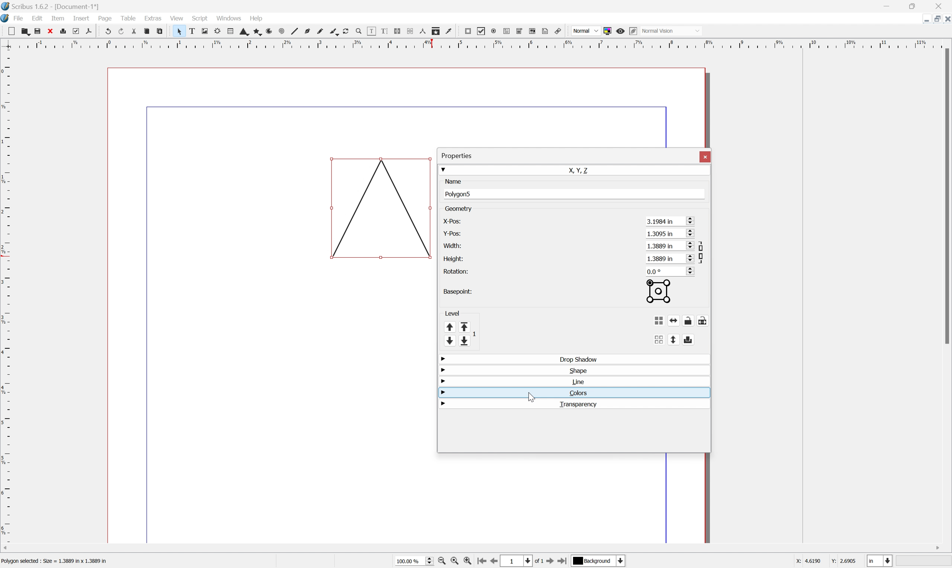 The width and height of the screenshot is (952, 568). I want to click on Minimize, so click(925, 19).